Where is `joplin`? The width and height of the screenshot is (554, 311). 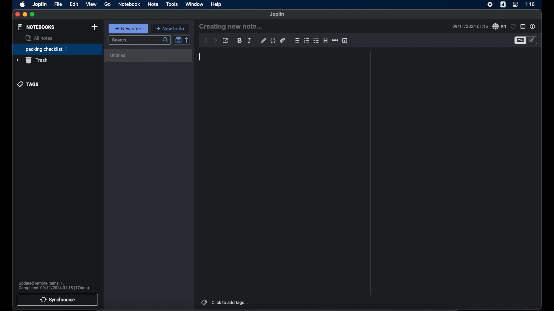
joplin is located at coordinates (40, 5).